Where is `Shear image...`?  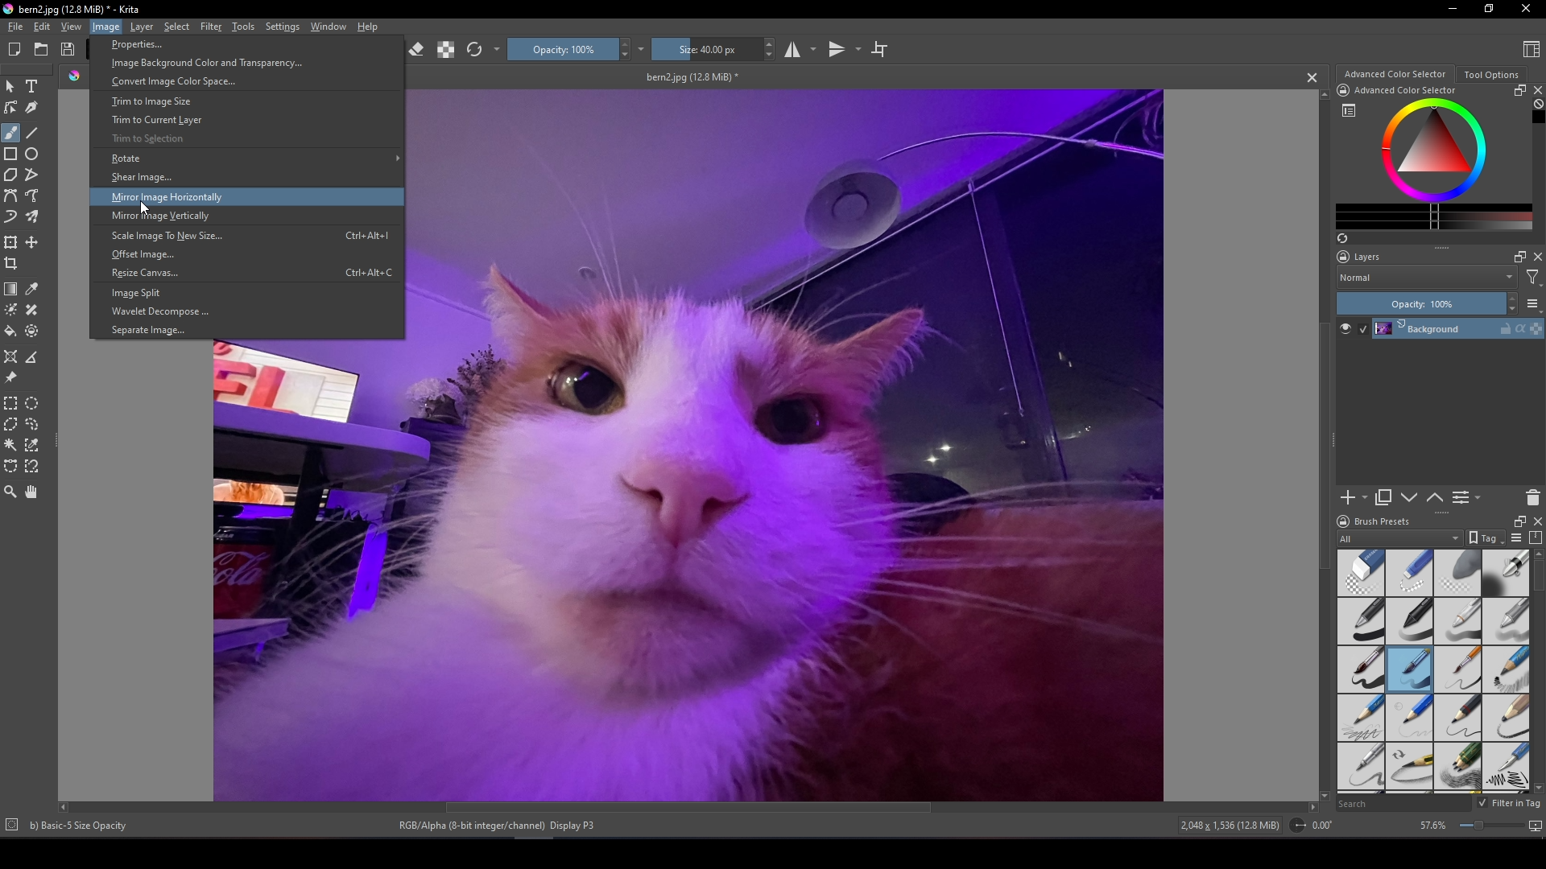 Shear image... is located at coordinates (247, 178).